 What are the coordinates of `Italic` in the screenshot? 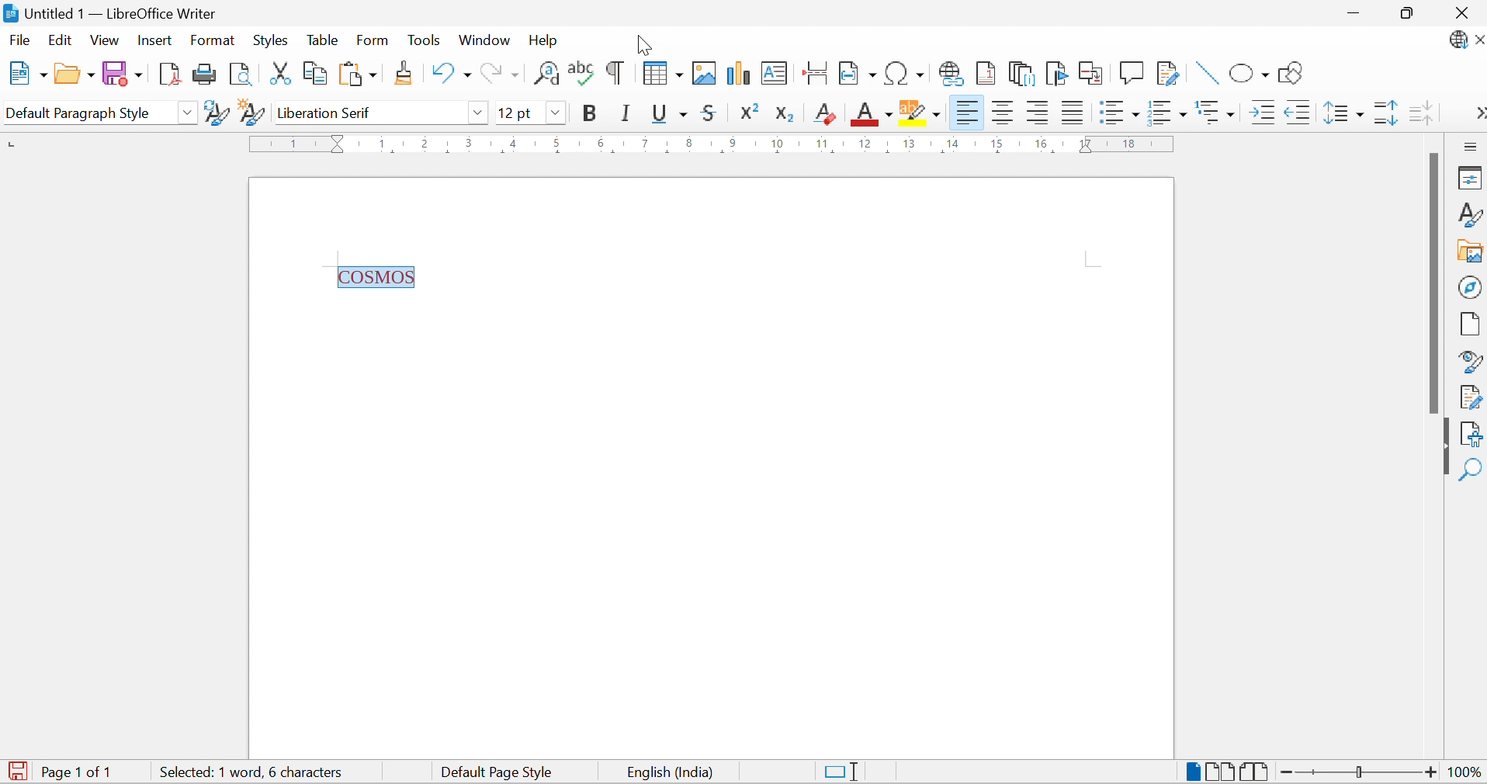 It's located at (628, 113).